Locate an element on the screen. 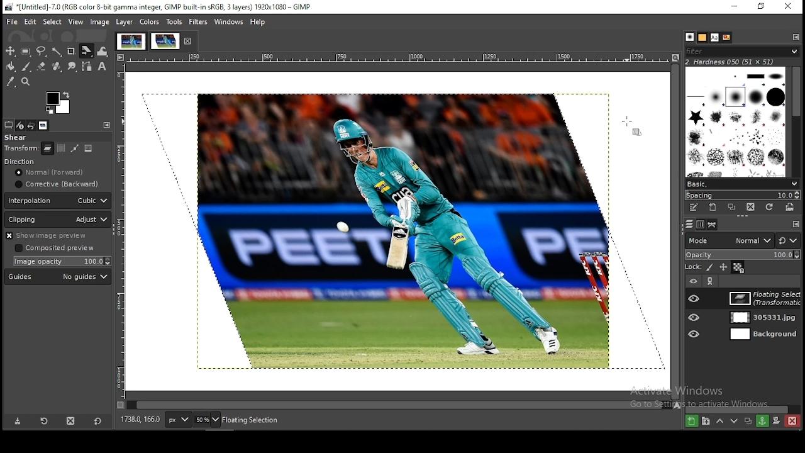 The height and width of the screenshot is (453, 805). shear is located at coordinates (16, 138).